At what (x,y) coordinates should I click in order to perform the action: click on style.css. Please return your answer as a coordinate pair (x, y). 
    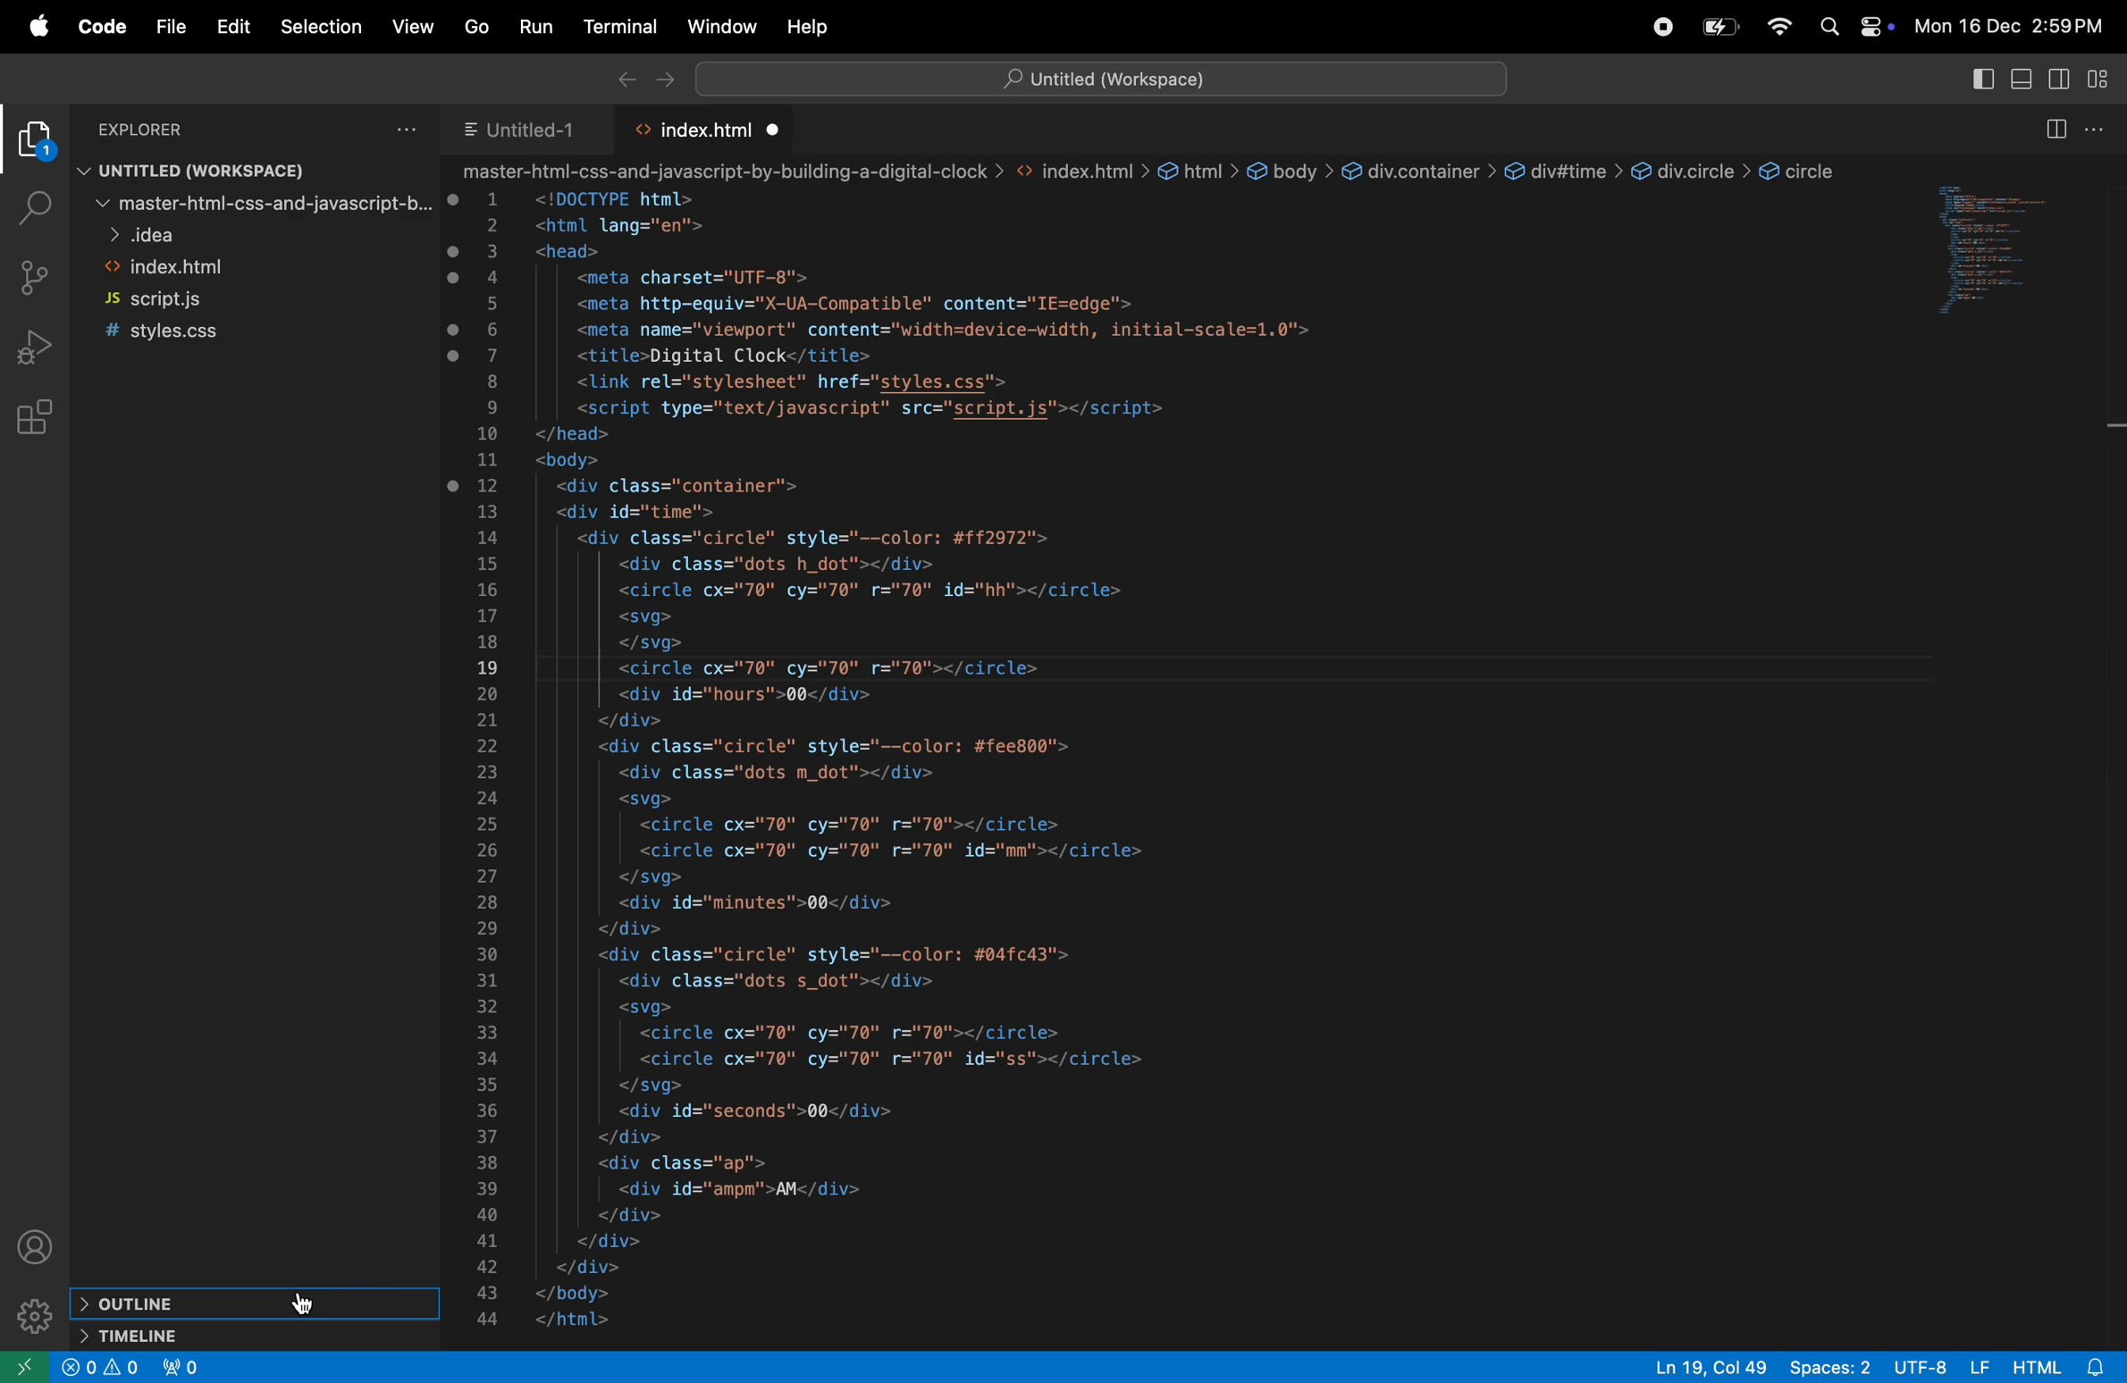
    Looking at the image, I should click on (187, 333).